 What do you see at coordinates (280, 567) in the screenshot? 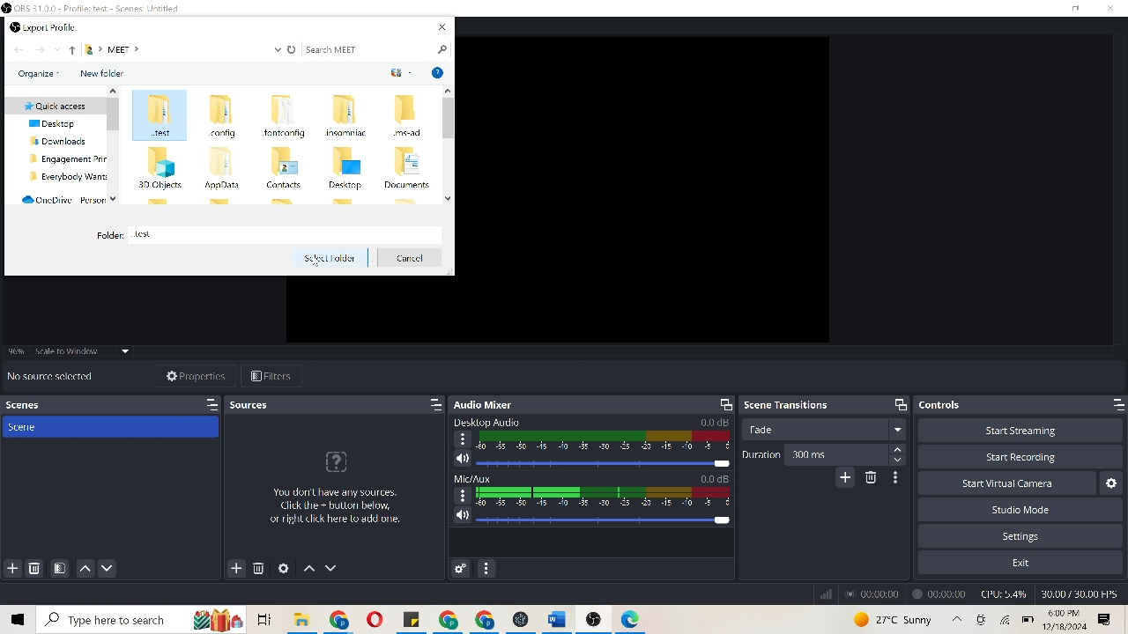
I see `open source properties` at bounding box center [280, 567].